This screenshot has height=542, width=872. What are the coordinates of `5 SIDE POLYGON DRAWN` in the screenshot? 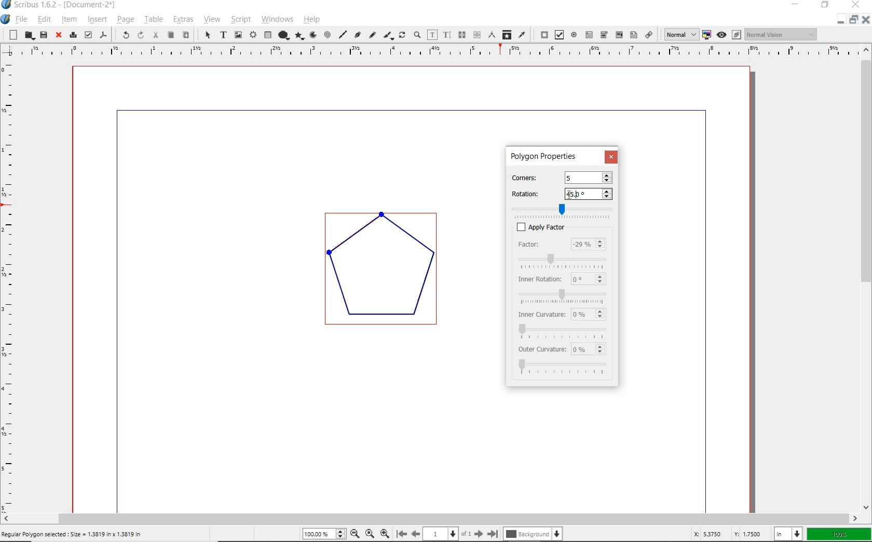 It's located at (389, 274).